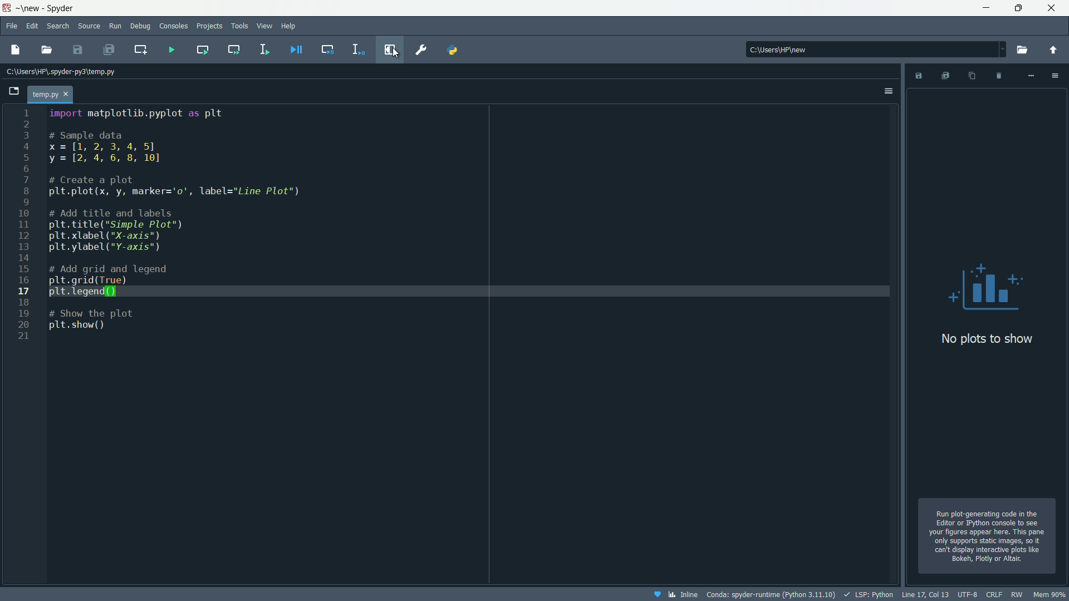  What do you see at coordinates (58, 26) in the screenshot?
I see `search` at bounding box center [58, 26].